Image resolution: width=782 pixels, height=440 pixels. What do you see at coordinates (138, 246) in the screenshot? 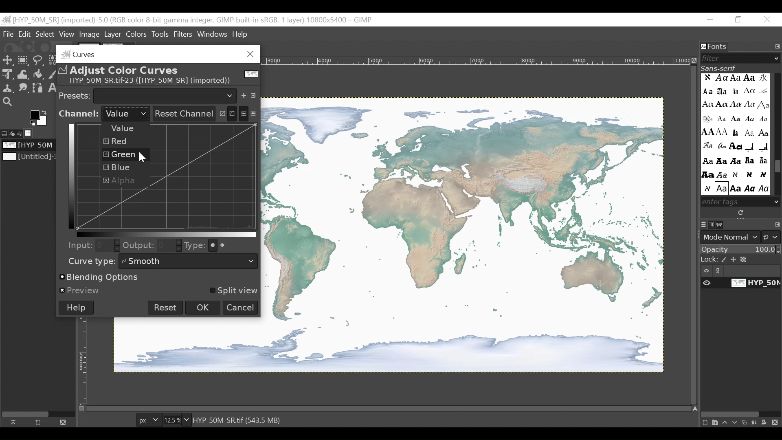
I see `Output` at bounding box center [138, 246].